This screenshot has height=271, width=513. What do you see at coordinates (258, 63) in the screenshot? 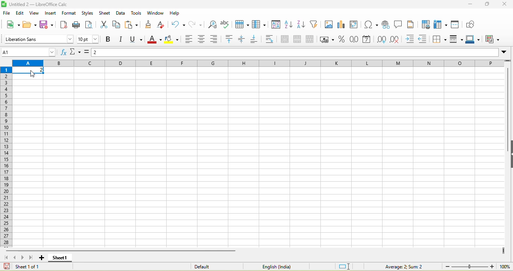
I see `column headings` at bounding box center [258, 63].